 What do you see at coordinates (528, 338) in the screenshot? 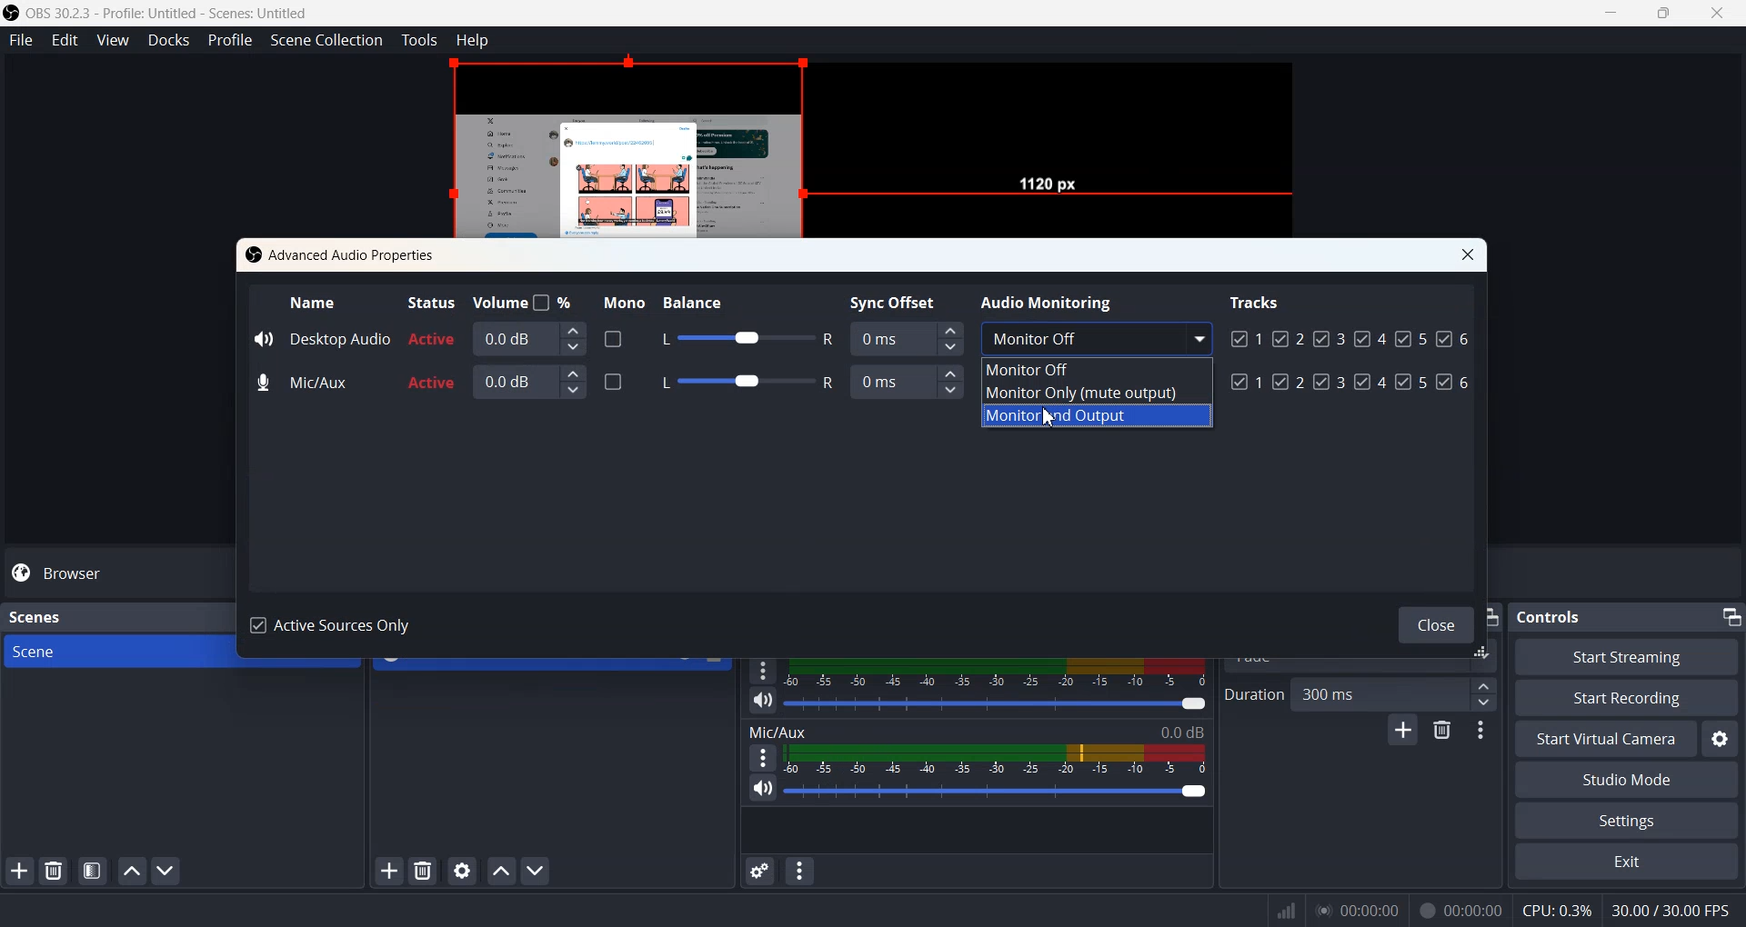
I see `0.0 dB` at bounding box center [528, 338].